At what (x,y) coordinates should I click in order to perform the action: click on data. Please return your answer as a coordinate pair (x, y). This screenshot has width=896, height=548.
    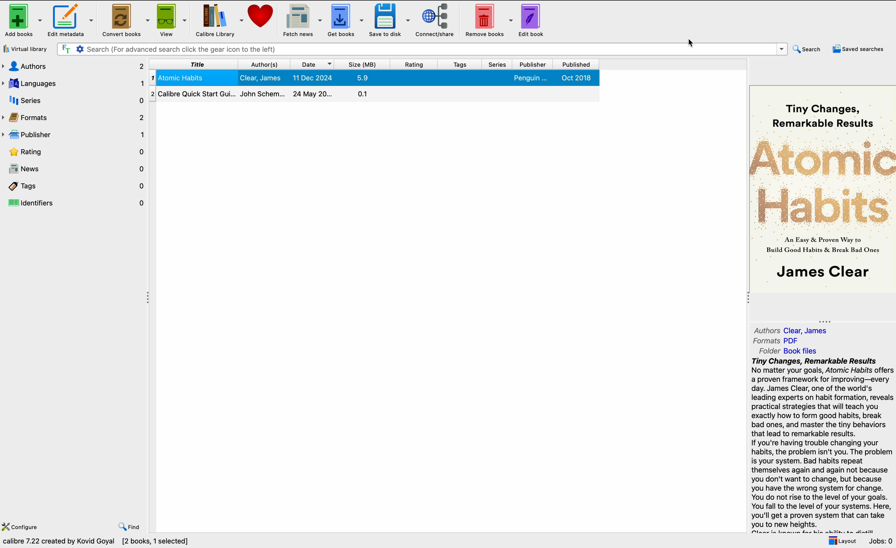
    Looking at the image, I should click on (96, 542).